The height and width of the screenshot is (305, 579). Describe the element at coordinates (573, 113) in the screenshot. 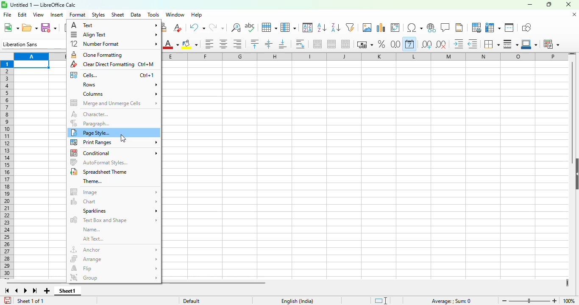

I see `vertical scroll bar` at that location.